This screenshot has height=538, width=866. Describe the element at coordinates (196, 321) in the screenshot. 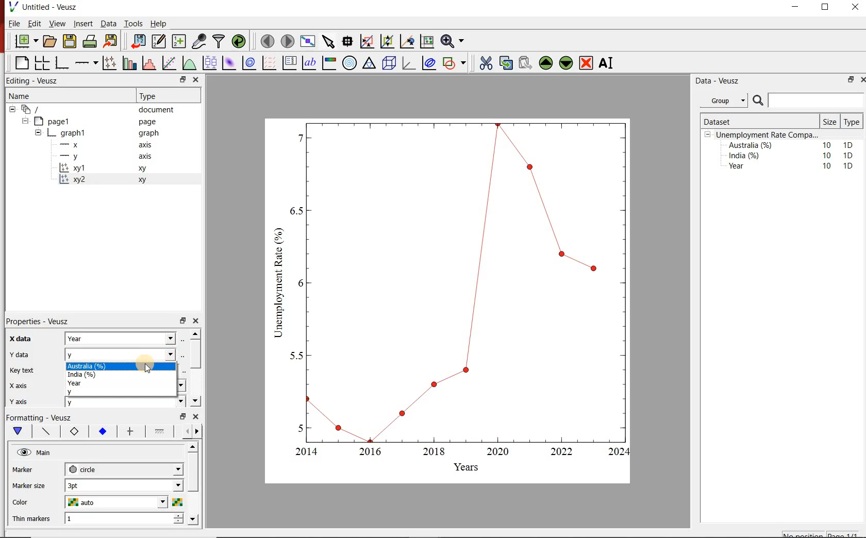

I see `close` at that location.